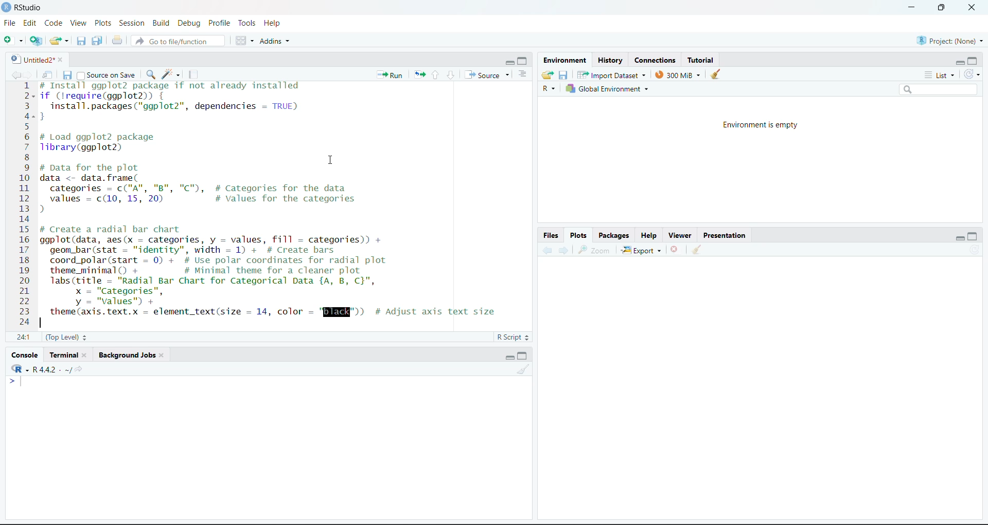 The image size is (988, 525). Describe the element at coordinates (35, 41) in the screenshot. I see `create new project` at that location.